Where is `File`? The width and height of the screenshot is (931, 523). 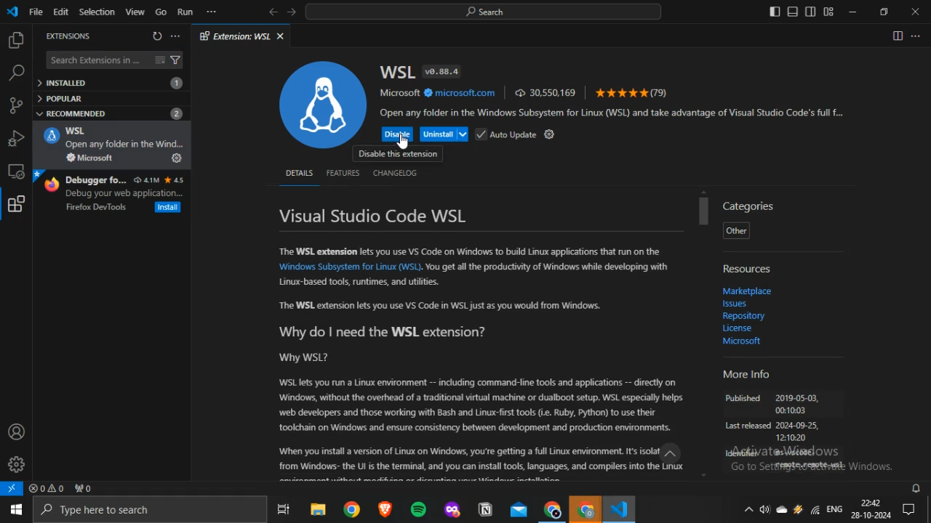 File is located at coordinates (36, 12).